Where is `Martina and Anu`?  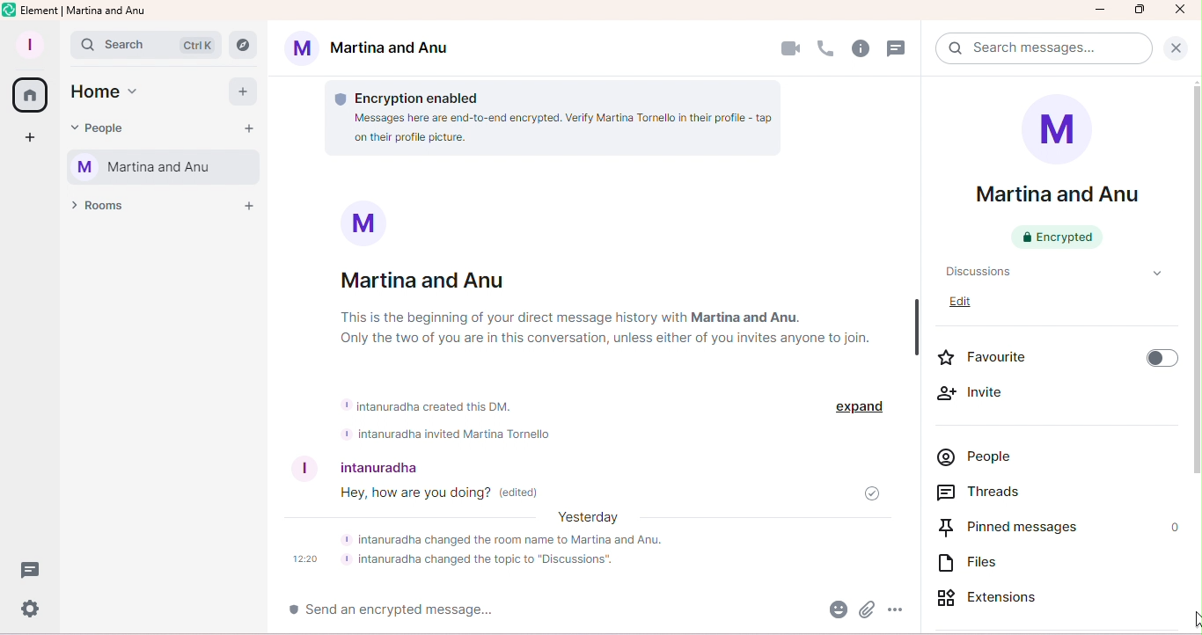
Martina and Anu is located at coordinates (160, 169).